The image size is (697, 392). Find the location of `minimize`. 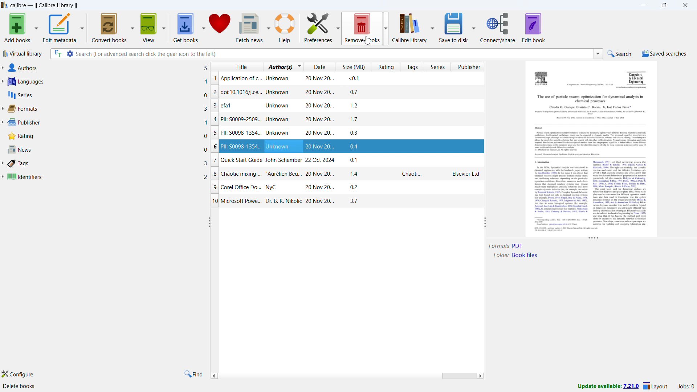

minimize is located at coordinates (644, 4).